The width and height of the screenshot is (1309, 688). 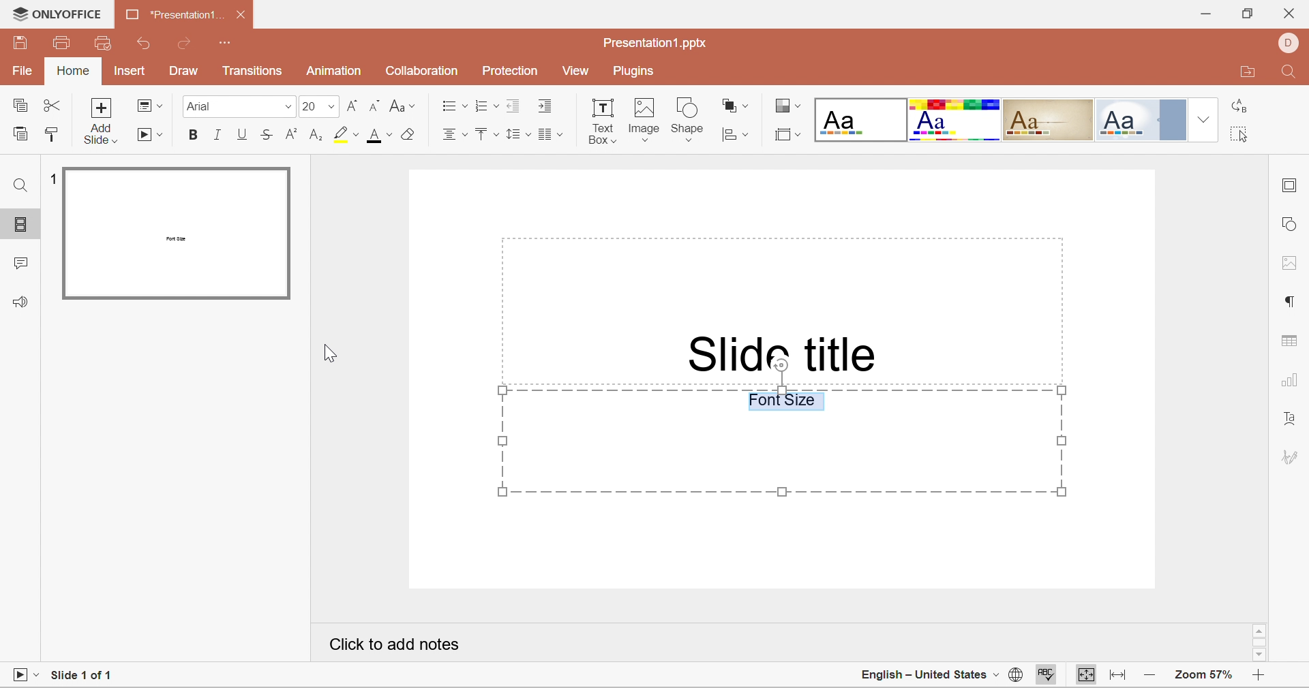 I want to click on Bold, so click(x=194, y=135).